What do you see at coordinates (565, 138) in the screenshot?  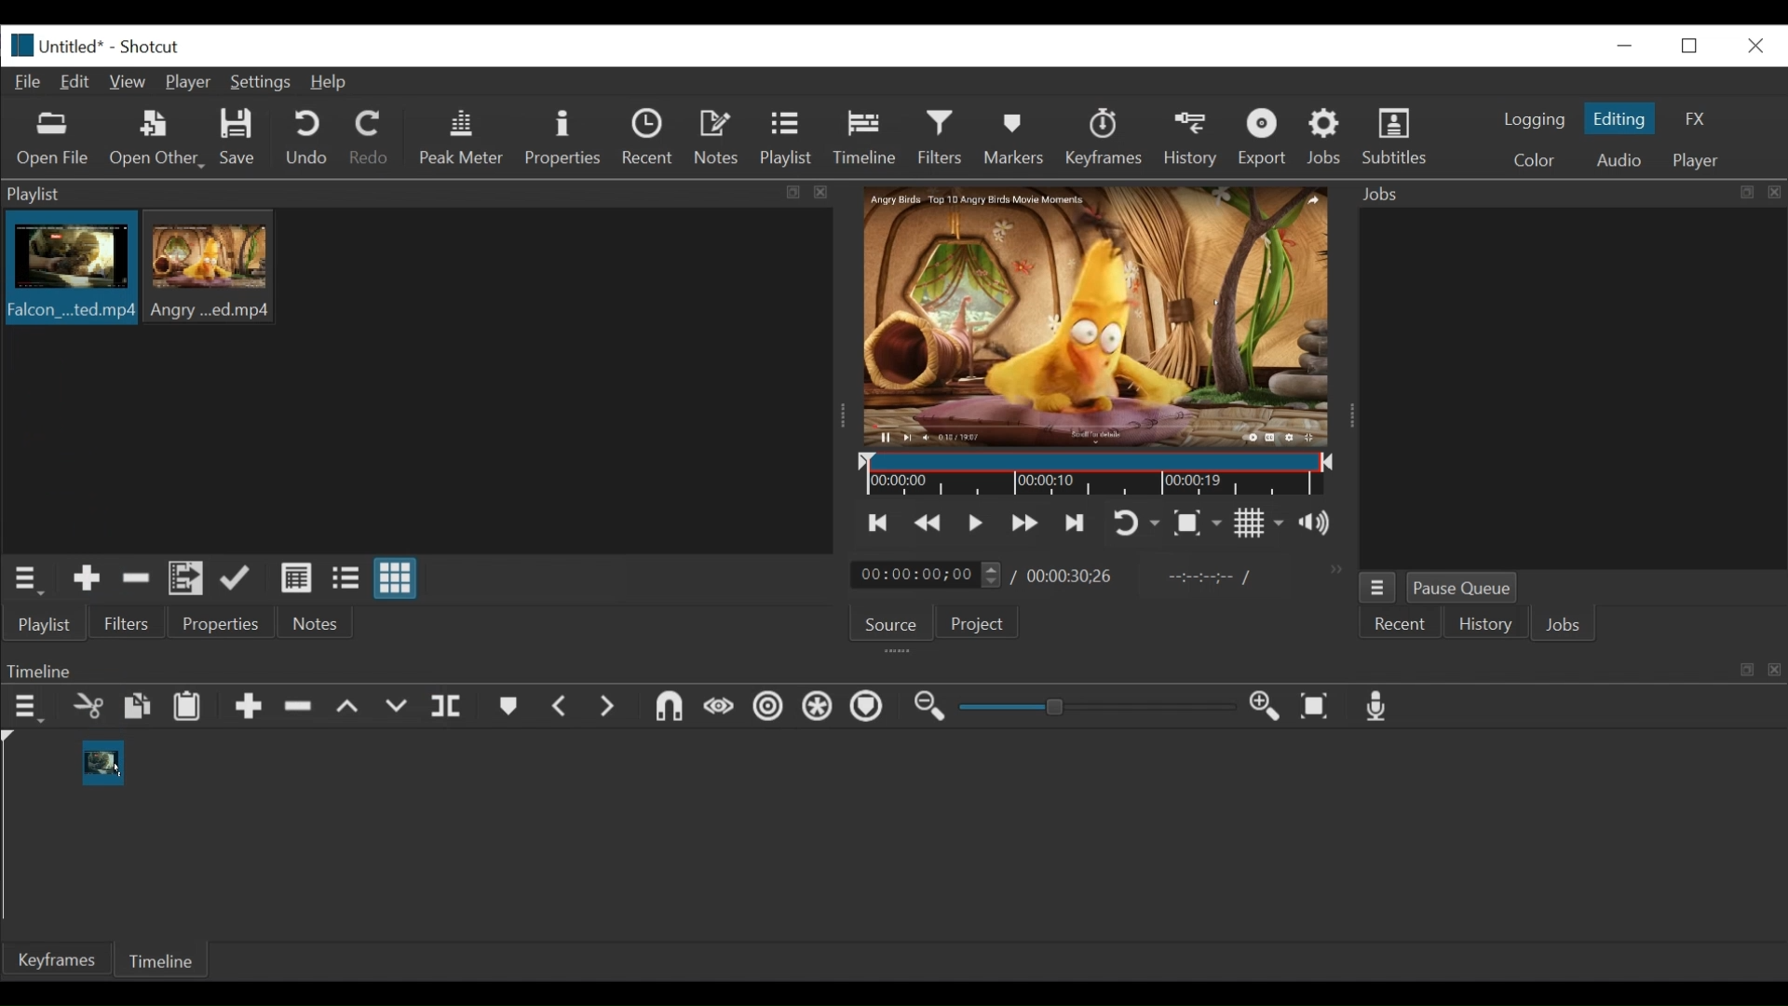 I see `Properties` at bounding box center [565, 138].